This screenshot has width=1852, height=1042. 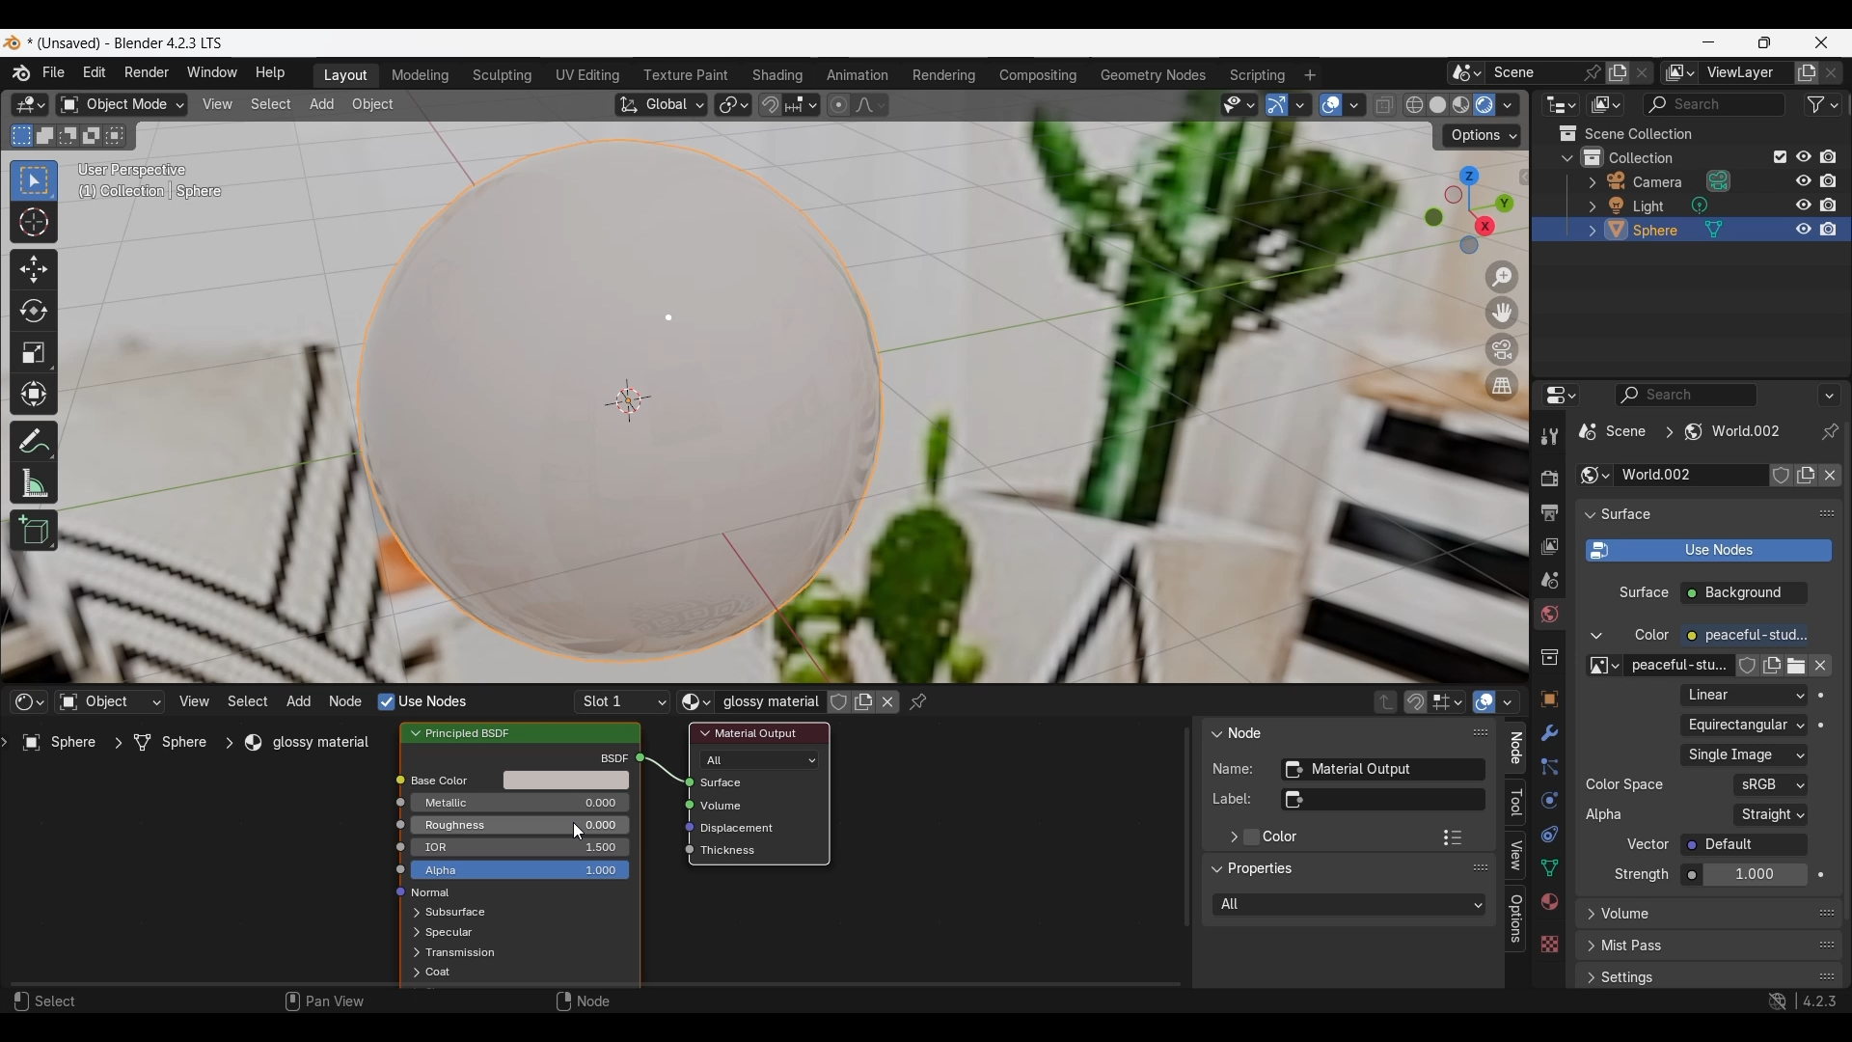 What do you see at coordinates (1468, 210) in the screenshot?
I see `Use a preset viewpoint` at bounding box center [1468, 210].